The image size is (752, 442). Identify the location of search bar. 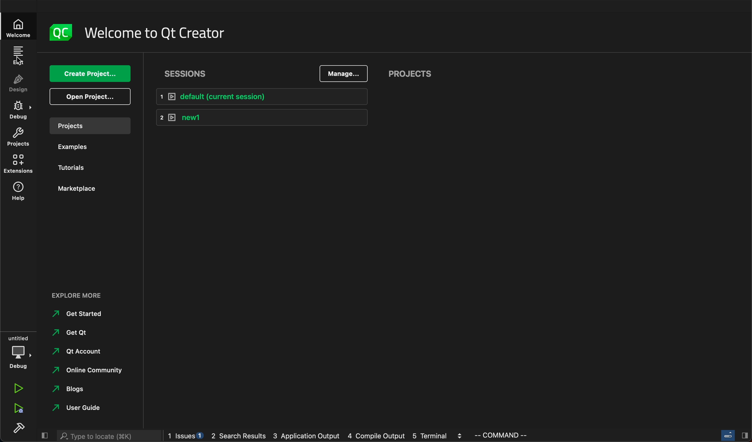
(109, 437).